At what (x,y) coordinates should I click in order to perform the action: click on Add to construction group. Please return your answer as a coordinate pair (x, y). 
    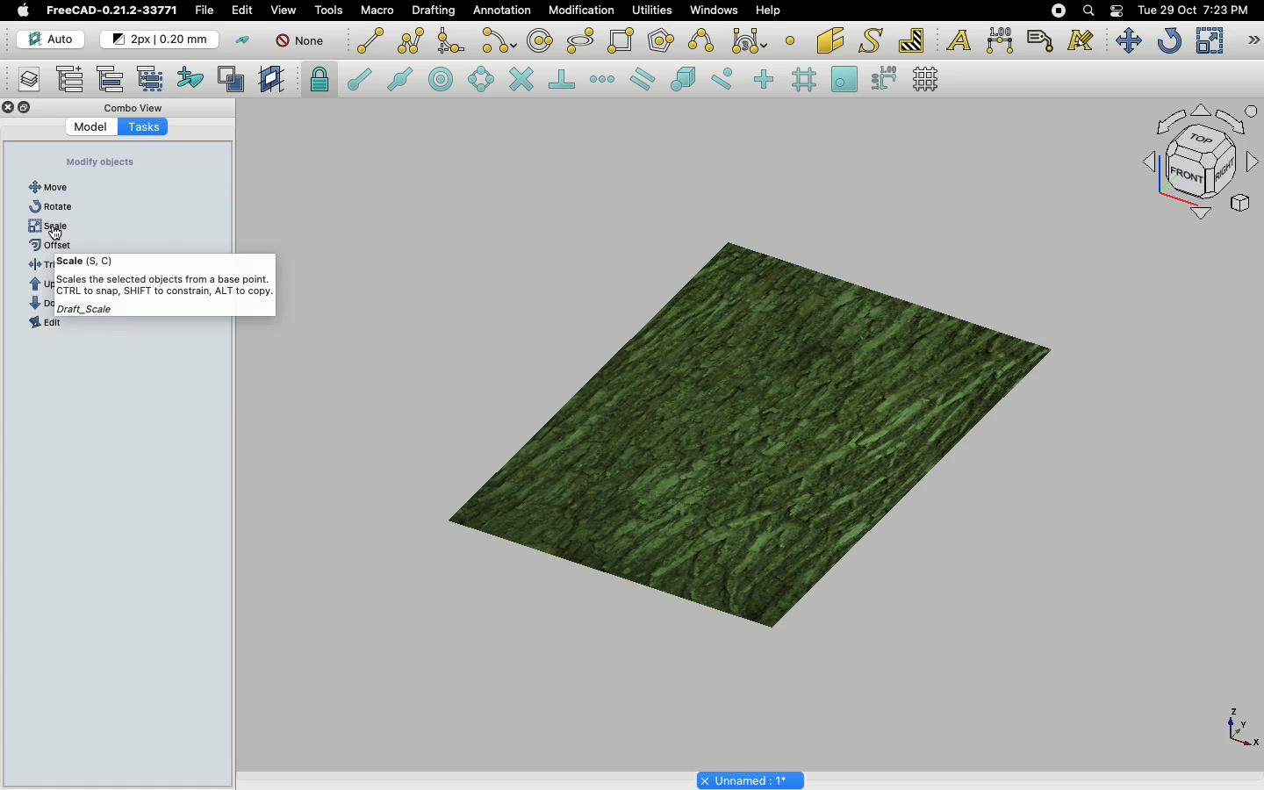
    Looking at the image, I should click on (191, 81).